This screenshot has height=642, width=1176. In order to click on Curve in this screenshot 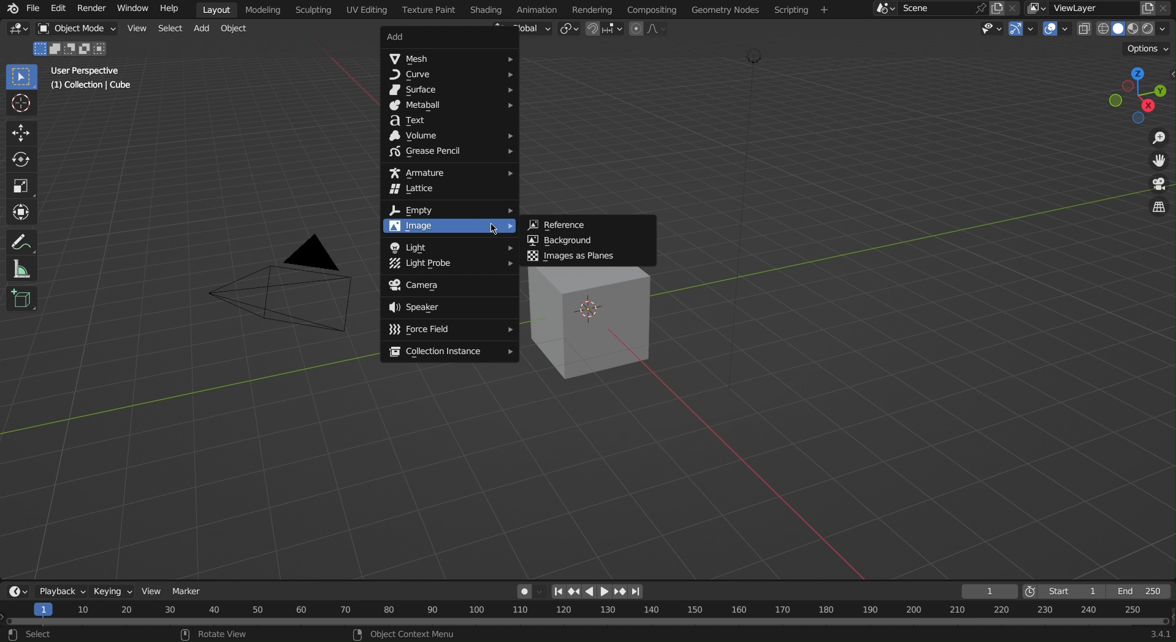, I will do `click(453, 76)`.